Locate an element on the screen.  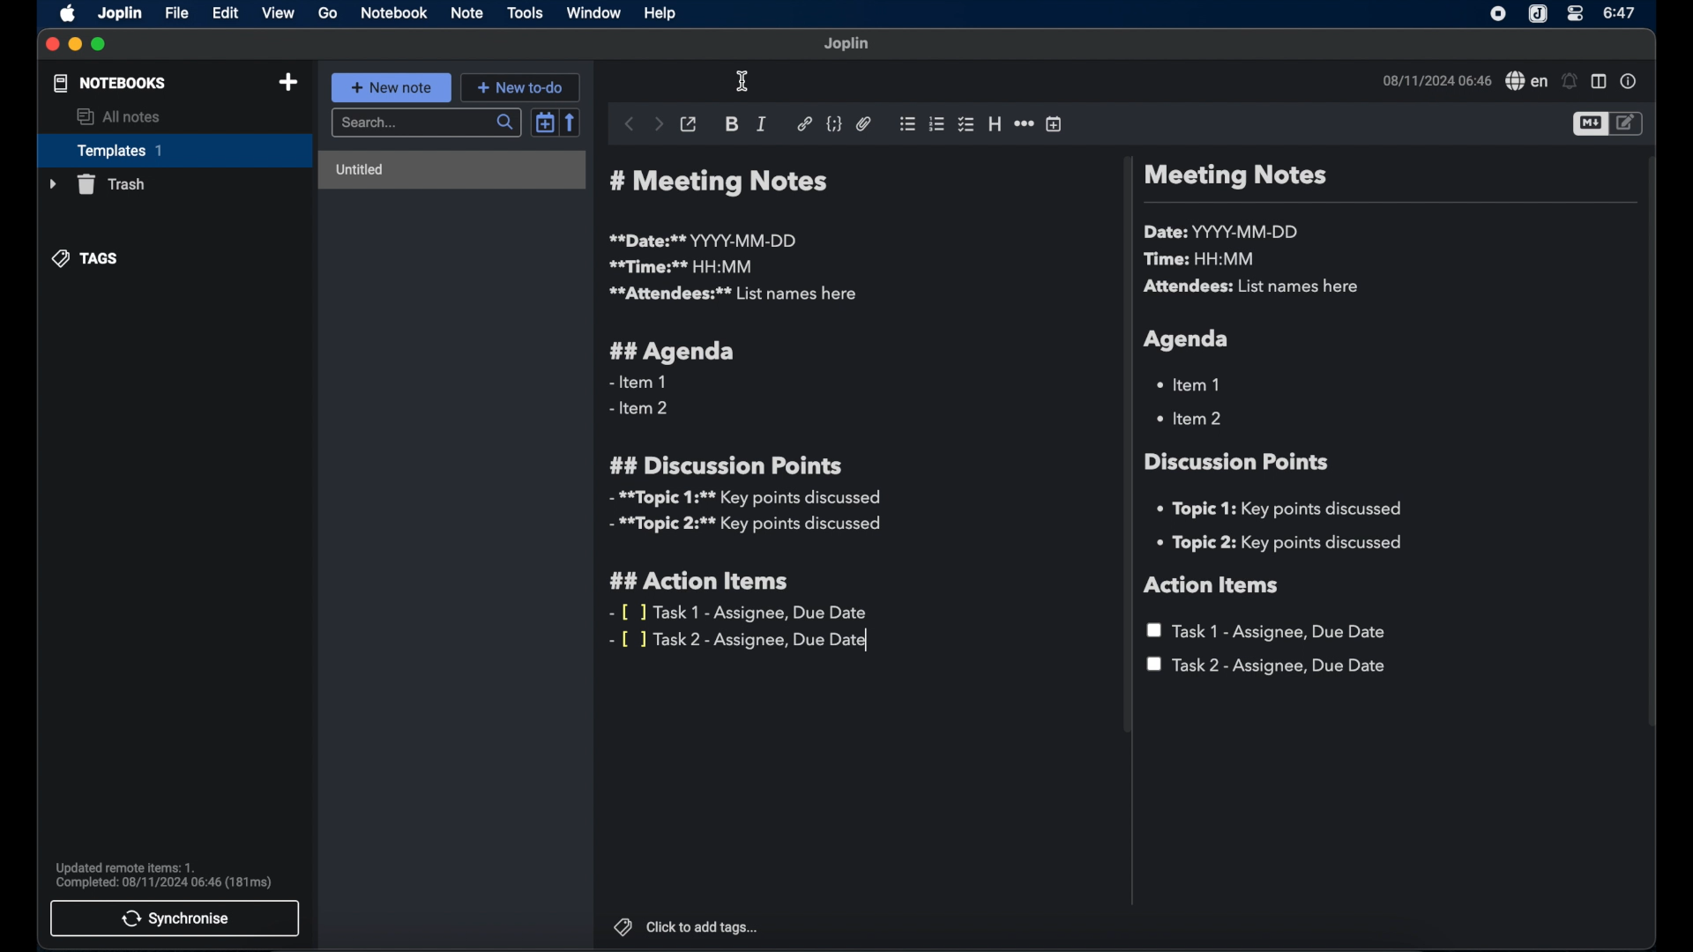
- **topic 1:** key points discussed is located at coordinates (743, 498).